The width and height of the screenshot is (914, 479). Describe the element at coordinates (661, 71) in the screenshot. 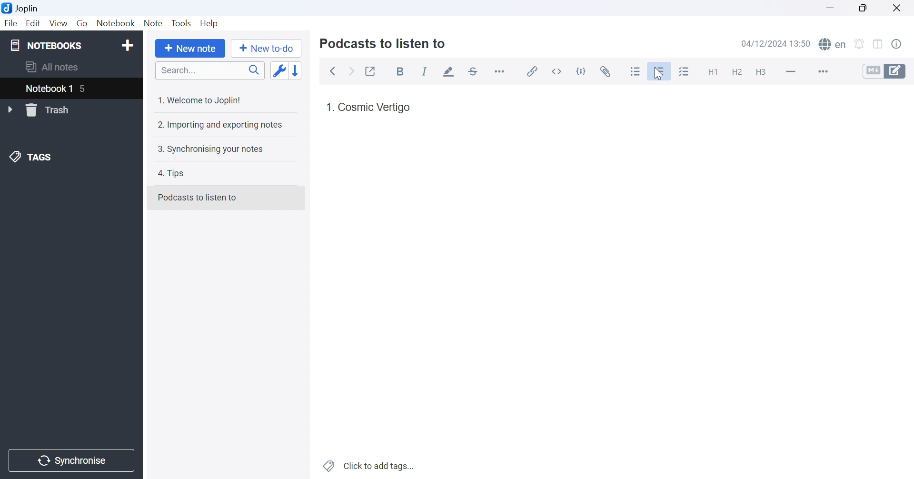

I see `Numbered list` at that location.